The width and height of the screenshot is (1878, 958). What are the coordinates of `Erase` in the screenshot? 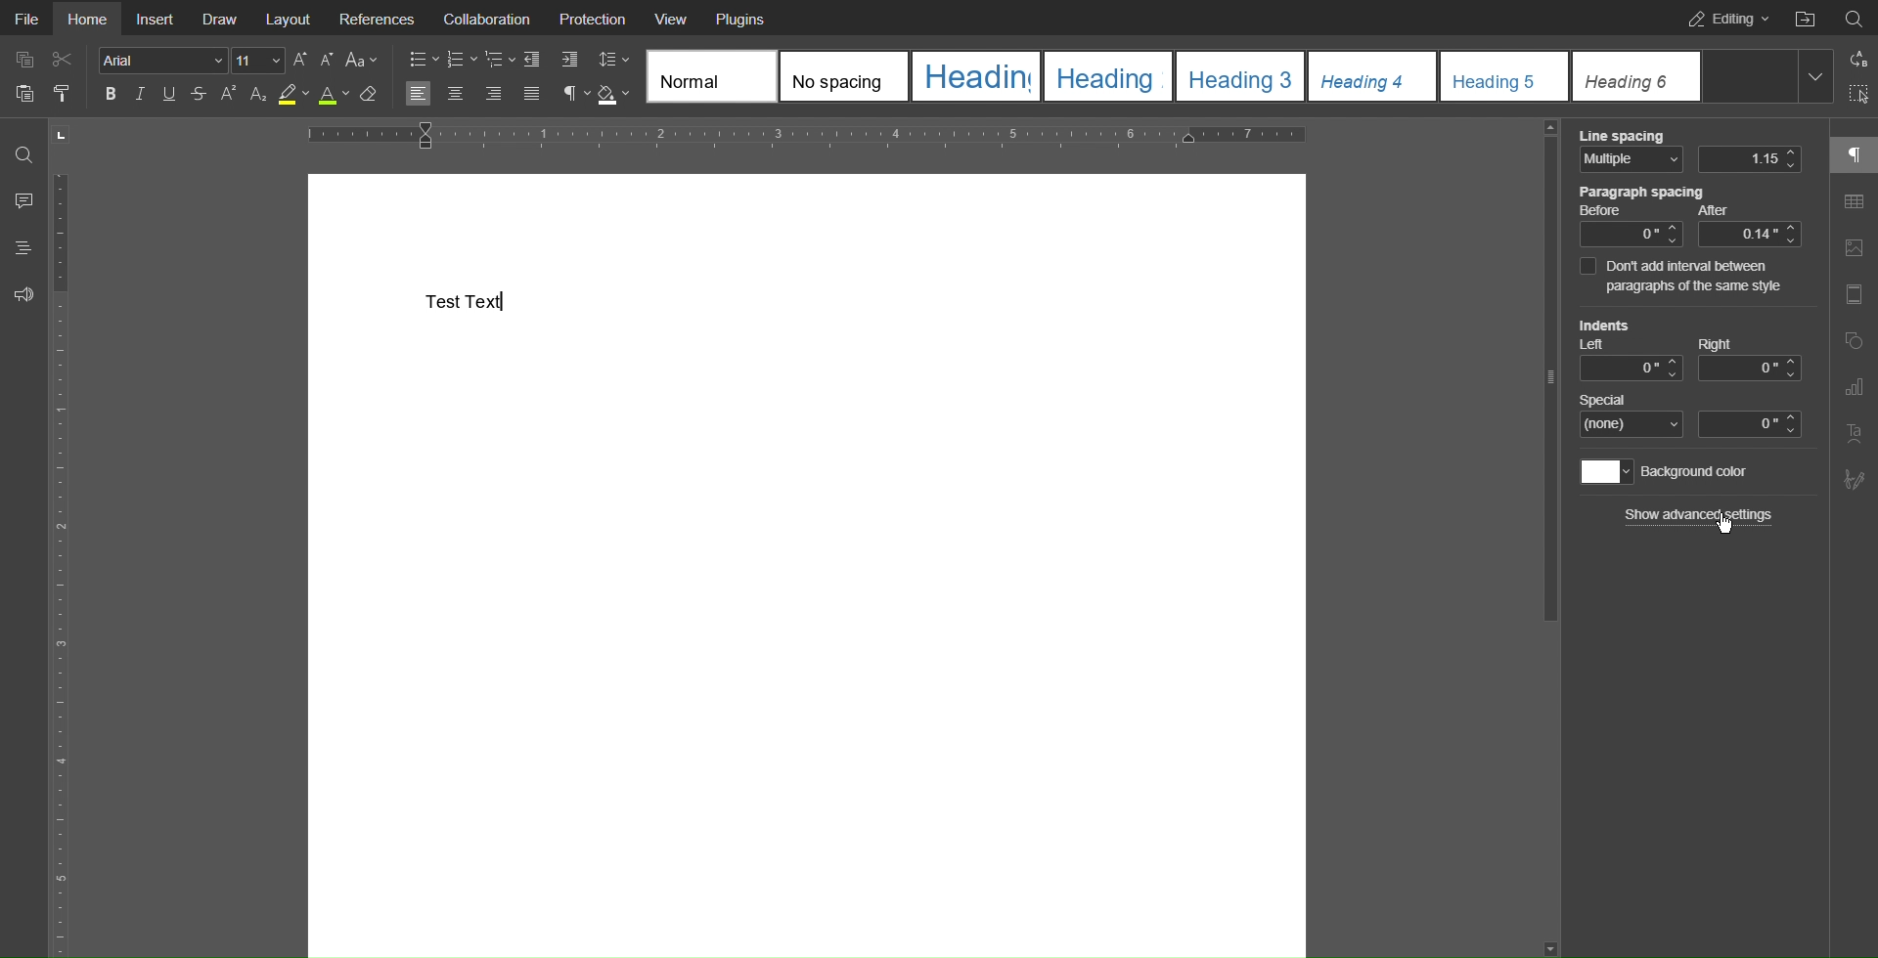 It's located at (369, 96).